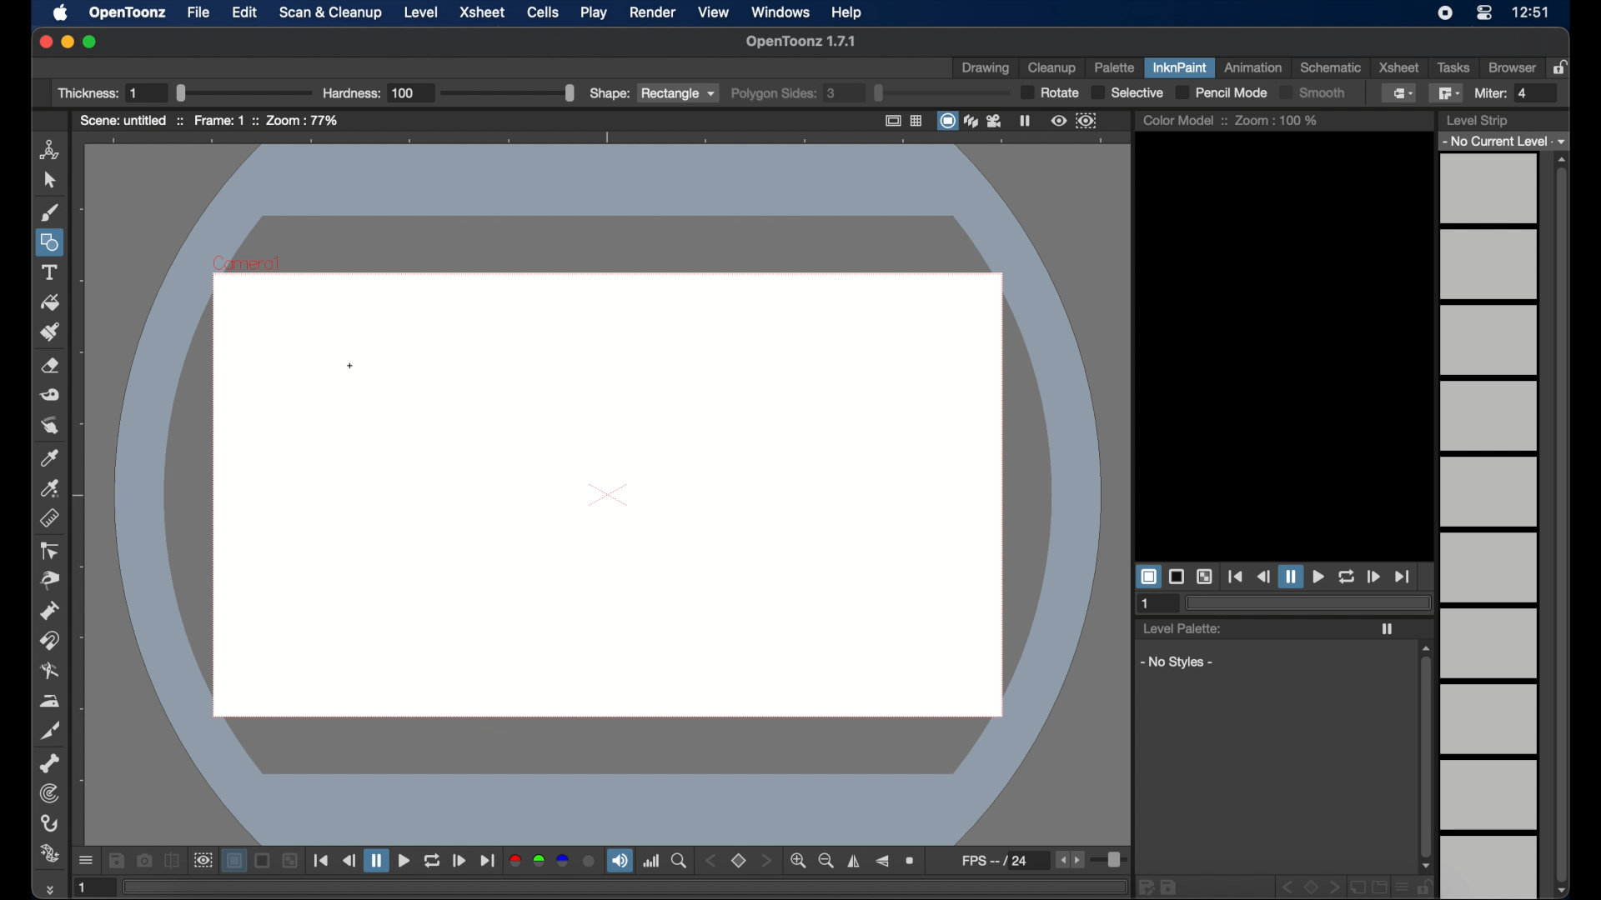 The image size is (1601, 900). I want to click on levels, so click(1491, 526).